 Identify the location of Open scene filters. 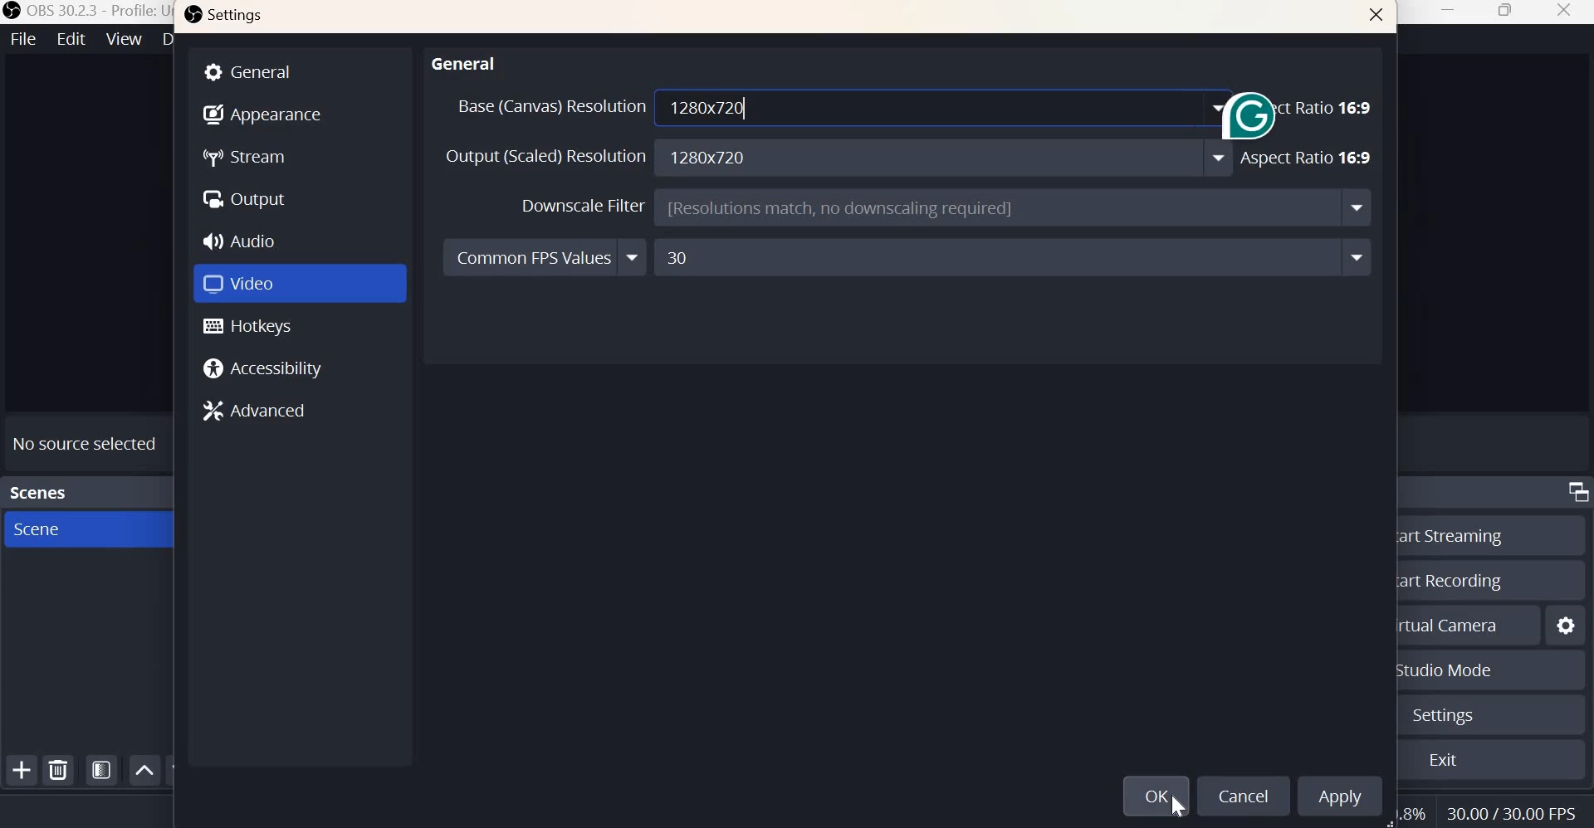
(101, 769).